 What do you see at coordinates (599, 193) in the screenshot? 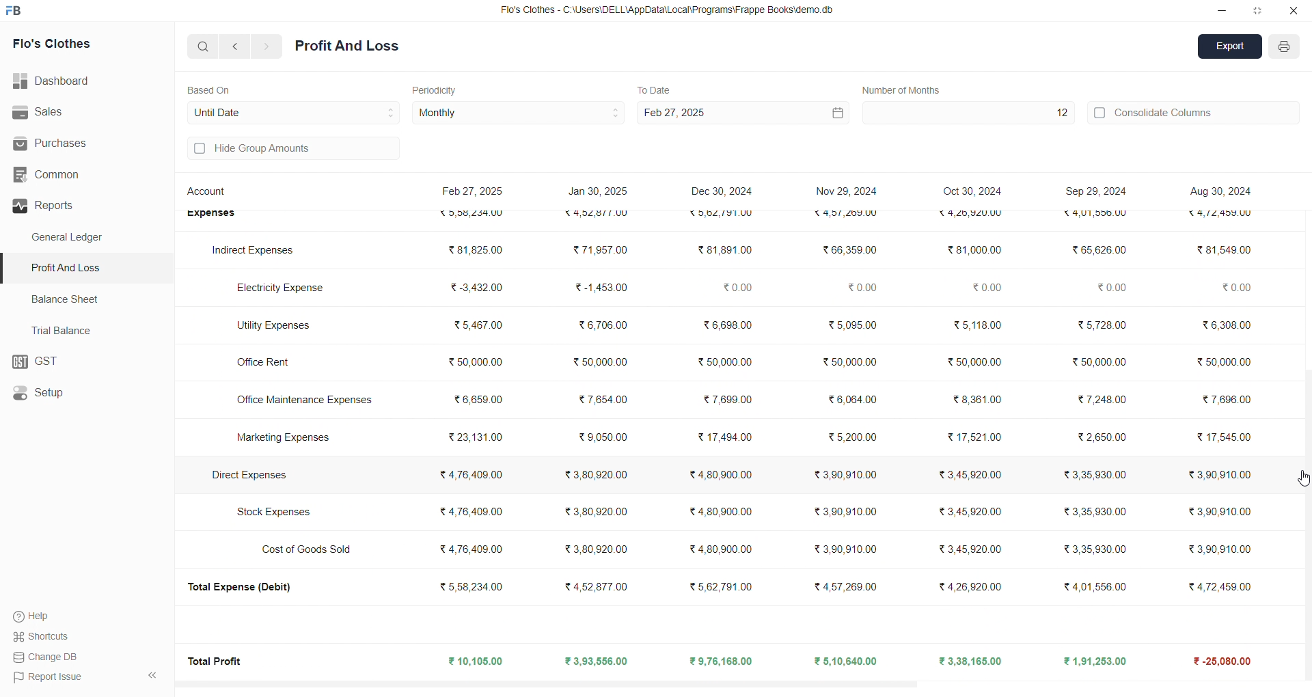
I see `Jan 30, 2025` at bounding box center [599, 193].